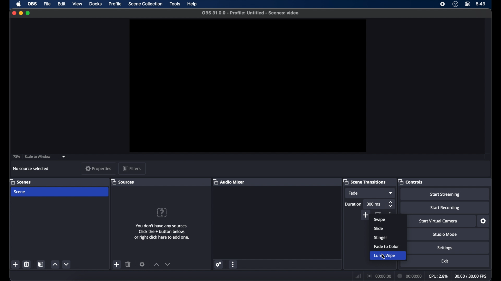 This screenshot has width=501, height=281. Describe the element at coordinates (468, 4) in the screenshot. I see `control center` at that location.